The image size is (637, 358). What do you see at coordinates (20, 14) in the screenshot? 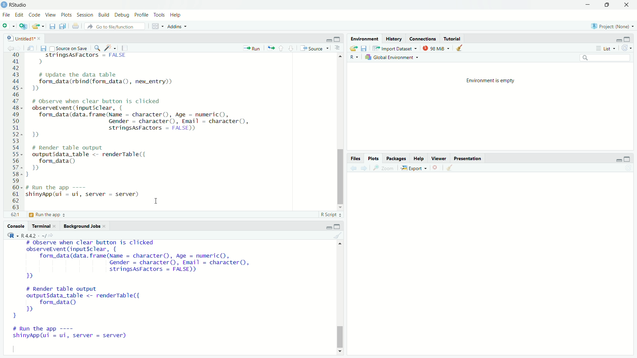
I see `Edit` at bounding box center [20, 14].